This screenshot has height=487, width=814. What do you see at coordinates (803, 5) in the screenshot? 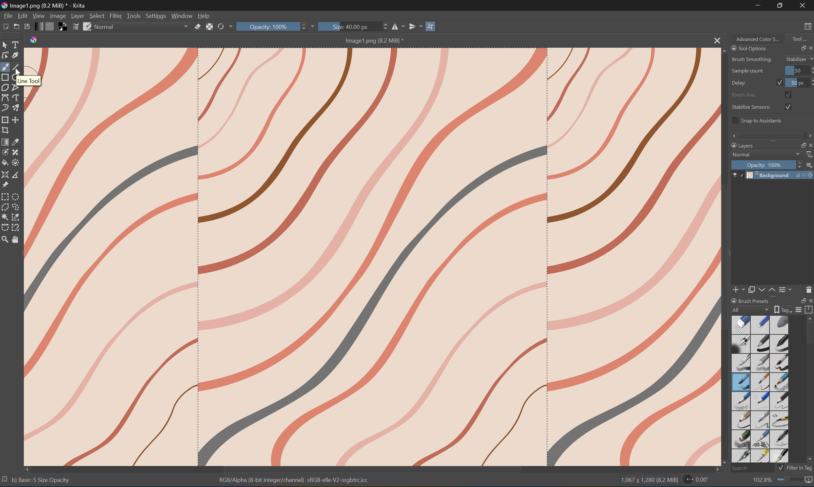
I see `Close` at bounding box center [803, 5].